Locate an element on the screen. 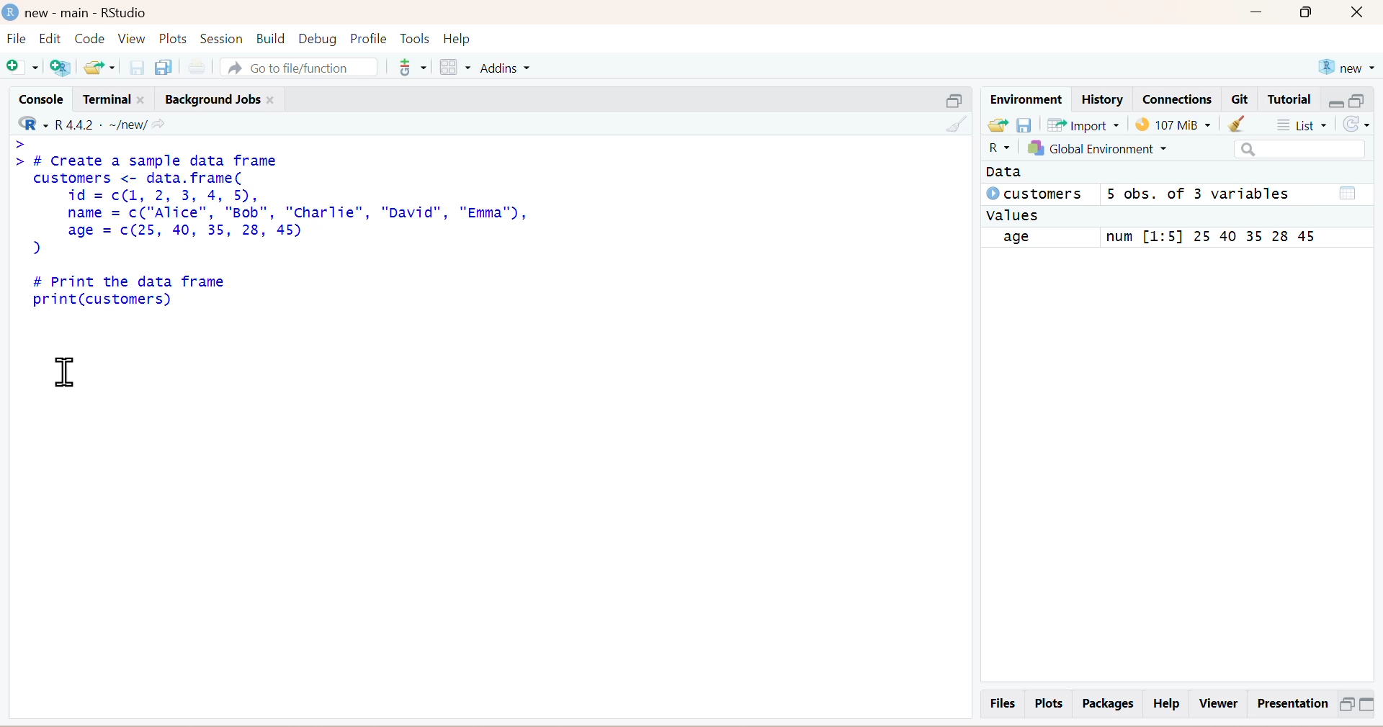 The height and width of the screenshot is (727, 1383). Minimize is located at coordinates (1258, 15).